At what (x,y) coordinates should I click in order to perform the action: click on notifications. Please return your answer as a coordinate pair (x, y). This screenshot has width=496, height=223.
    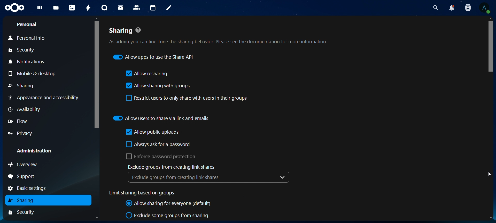
    Looking at the image, I should click on (31, 62).